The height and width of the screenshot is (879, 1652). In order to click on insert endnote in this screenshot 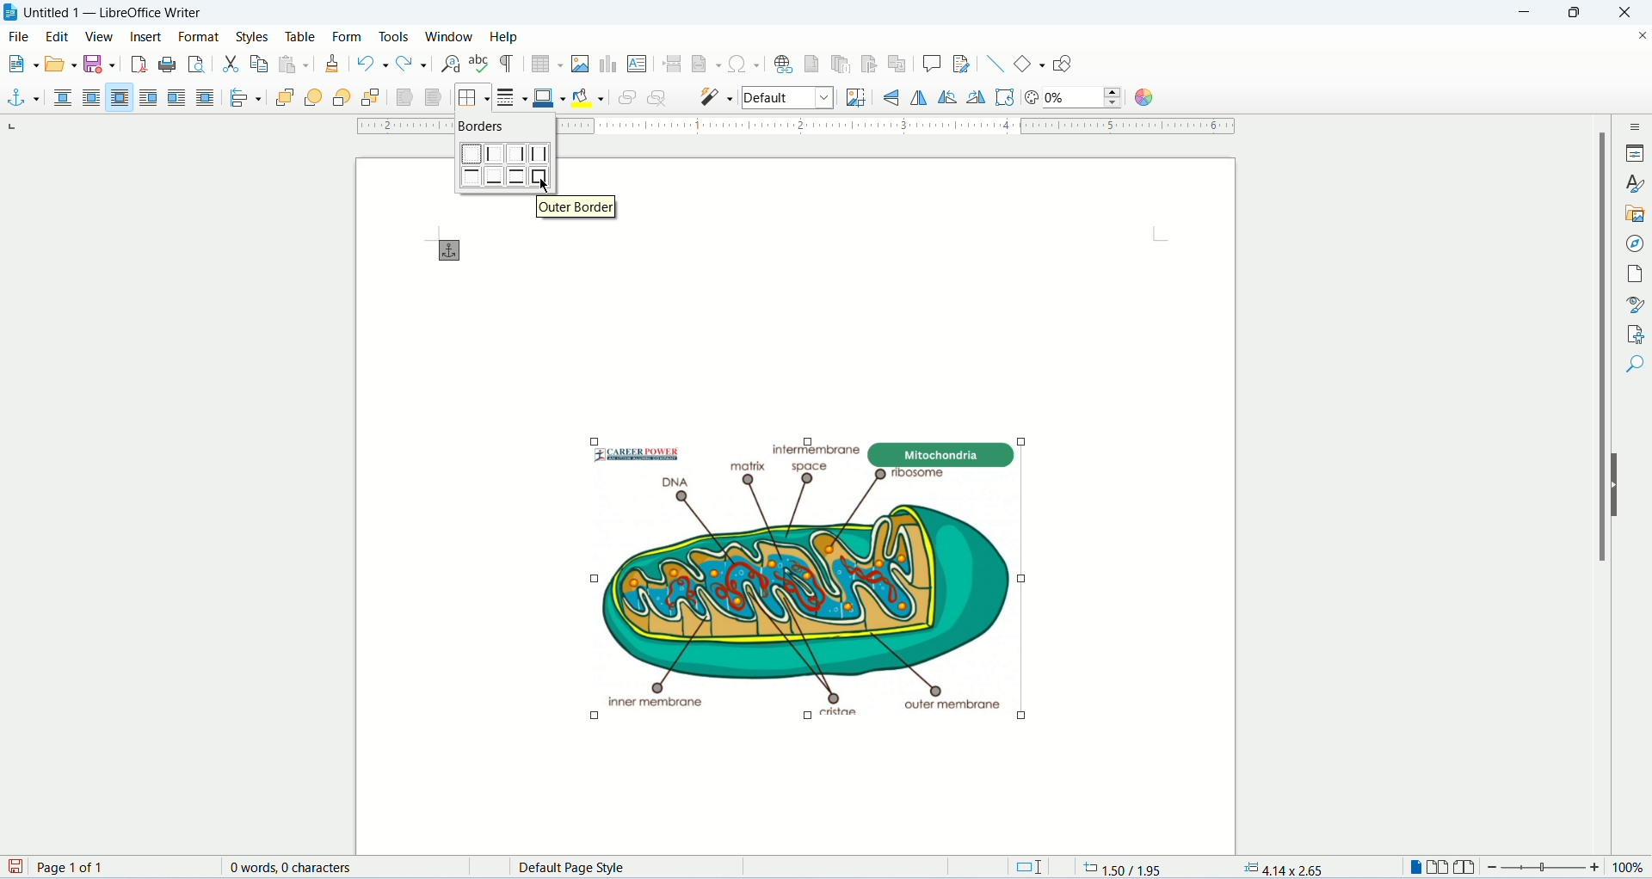, I will do `click(841, 64)`.